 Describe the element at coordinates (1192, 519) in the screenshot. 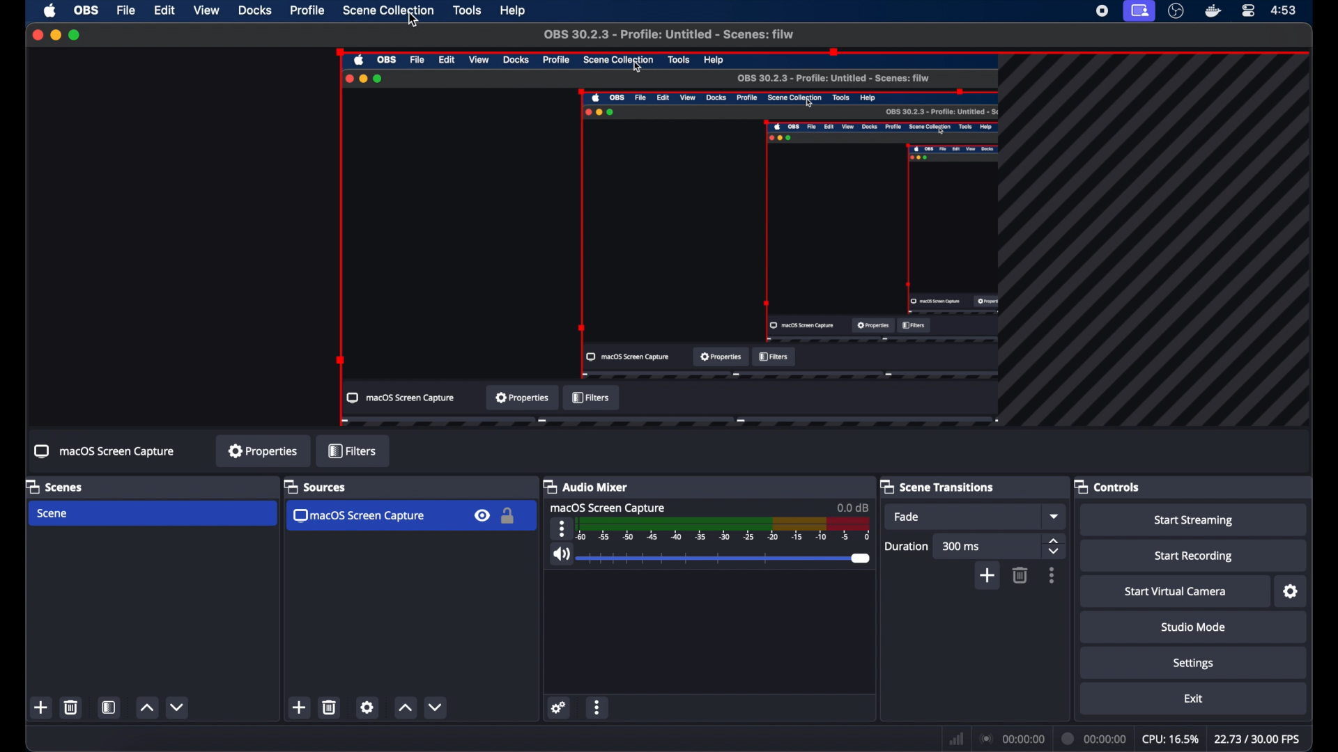

I see `start streaming` at that location.